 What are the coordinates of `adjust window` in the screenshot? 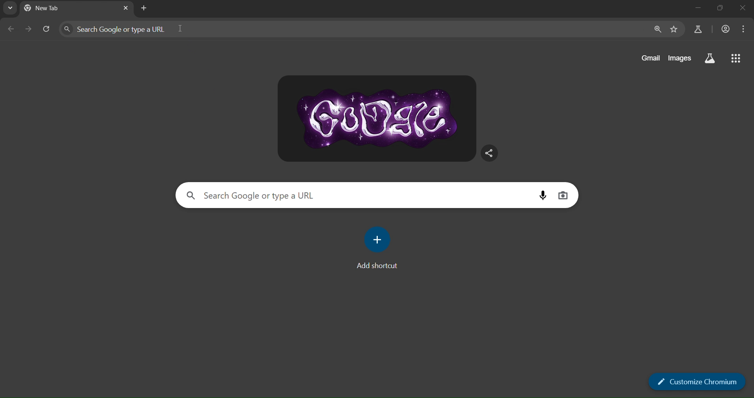 It's located at (717, 10).